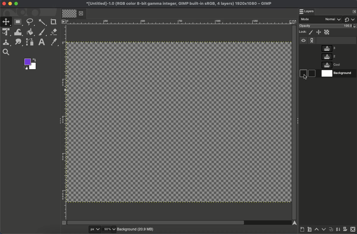 Image resolution: width=357 pixels, height=234 pixels. What do you see at coordinates (90, 229) in the screenshot?
I see `px` at bounding box center [90, 229].